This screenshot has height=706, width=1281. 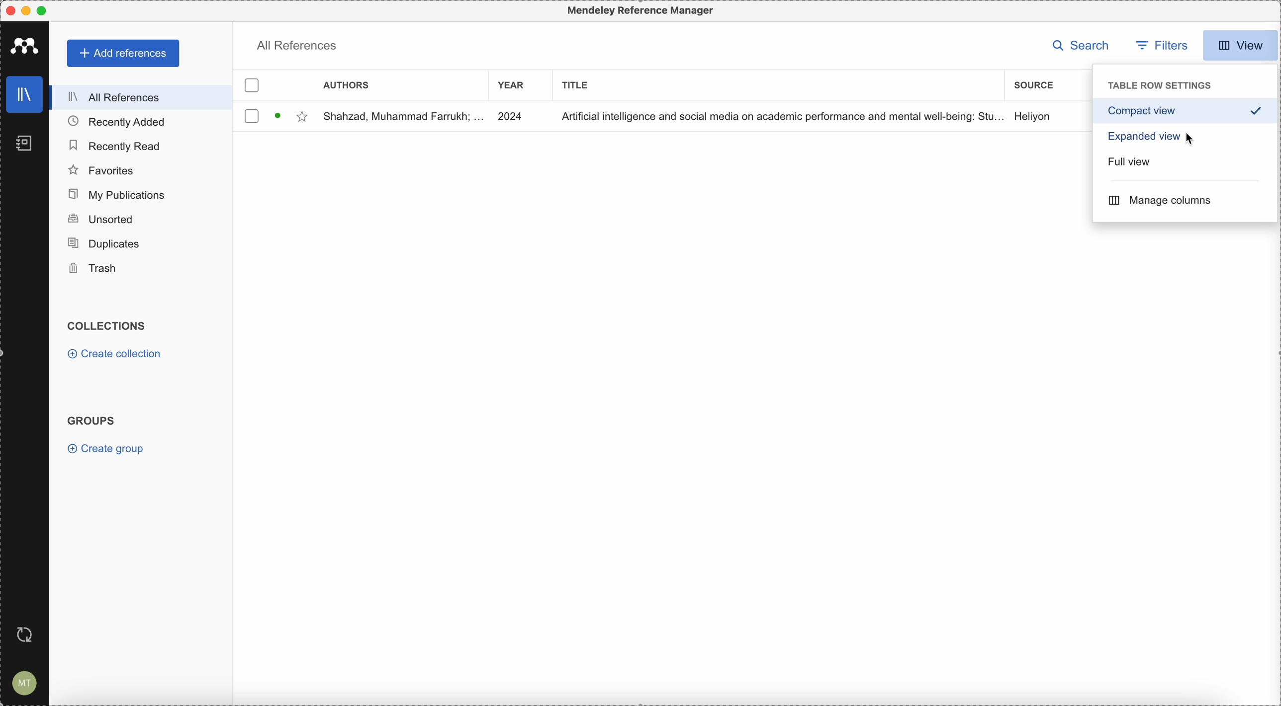 I want to click on maximize, so click(x=43, y=10).